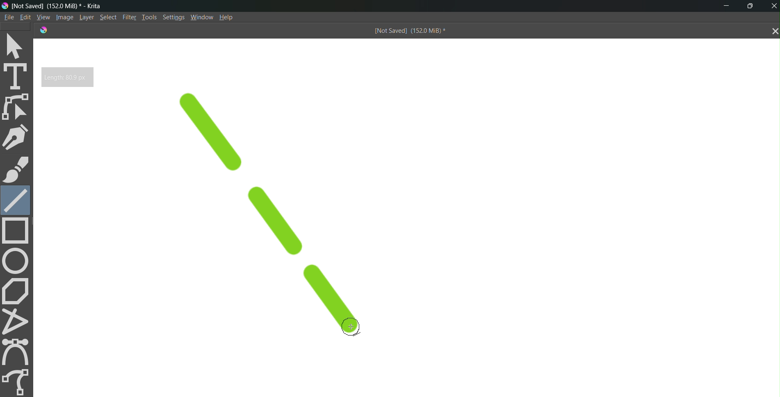 The height and width of the screenshot is (397, 780). I want to click on Select, so click(108, 18).